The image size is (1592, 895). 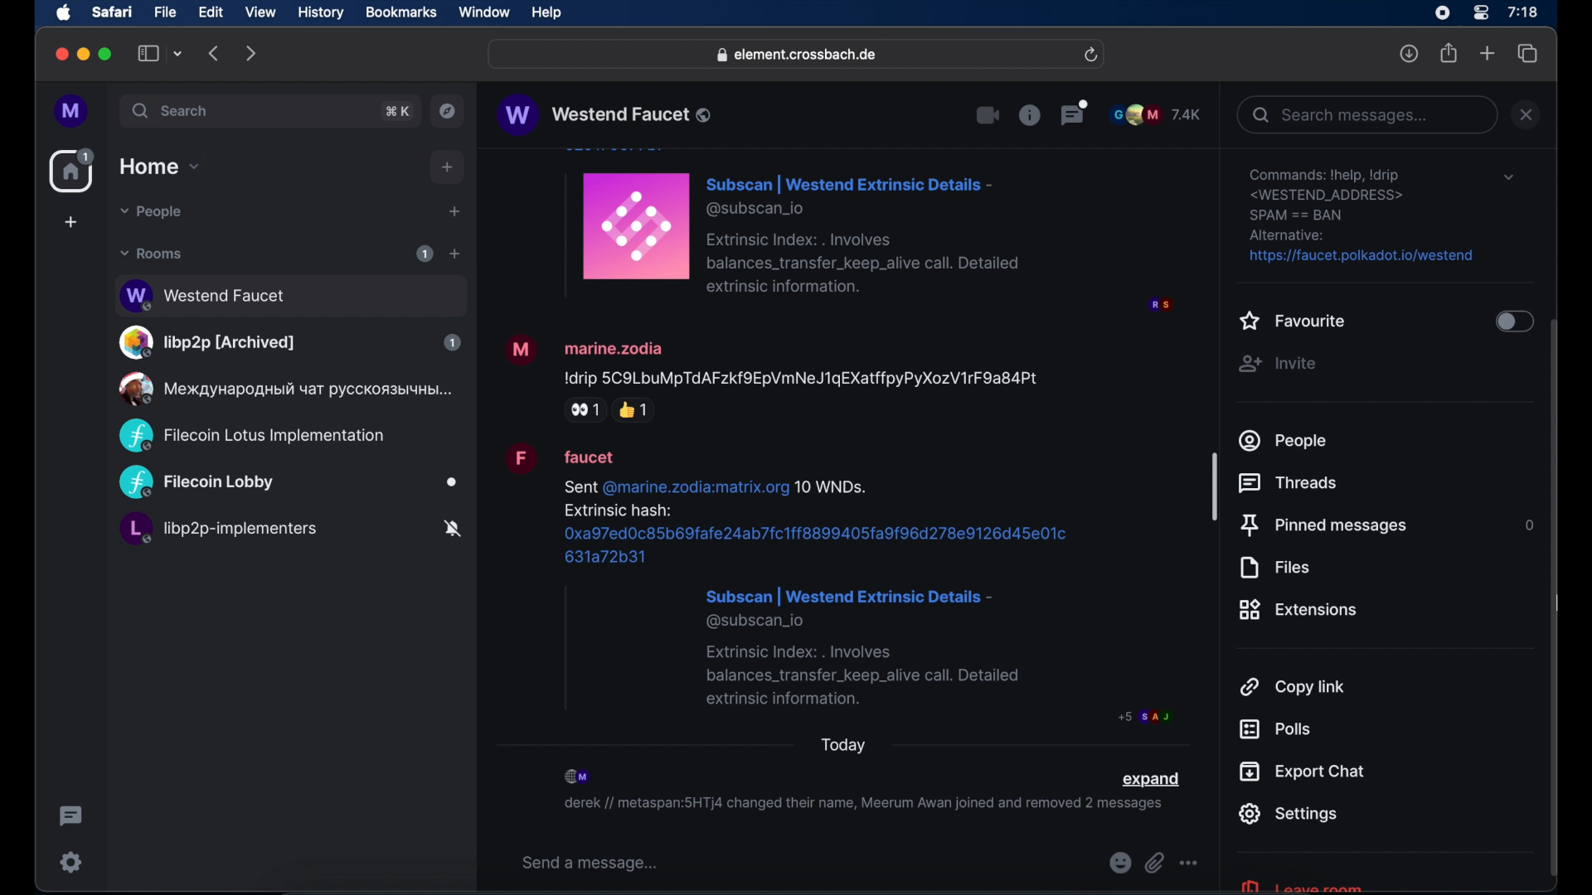 What do you see at coordinates (988, 116) in the screenshot?
I see `video call` at bounding box center [988, 116].